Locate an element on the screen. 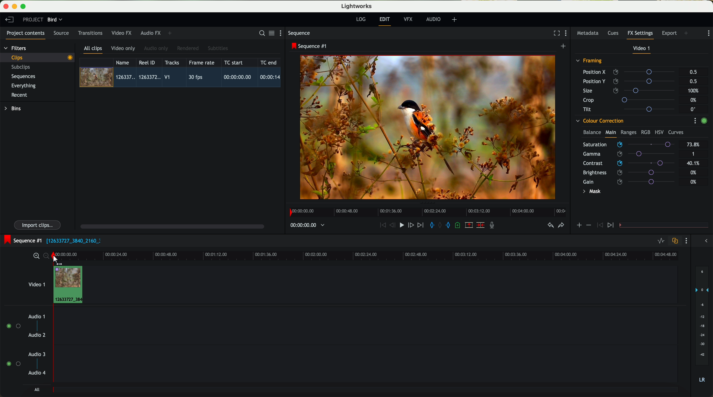  audio only is located at coordinates (156, 48).